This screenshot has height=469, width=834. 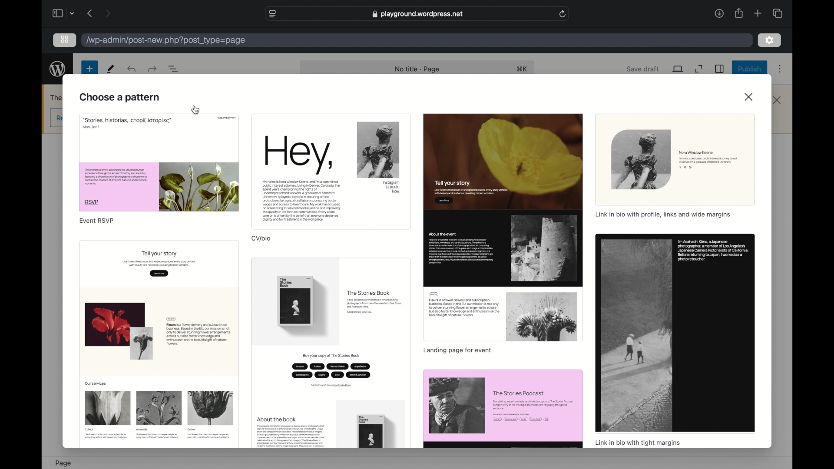 What do you see at coordinates (159, 162) in the screenshot?
I see `preview` at bounding box center [159, 162].